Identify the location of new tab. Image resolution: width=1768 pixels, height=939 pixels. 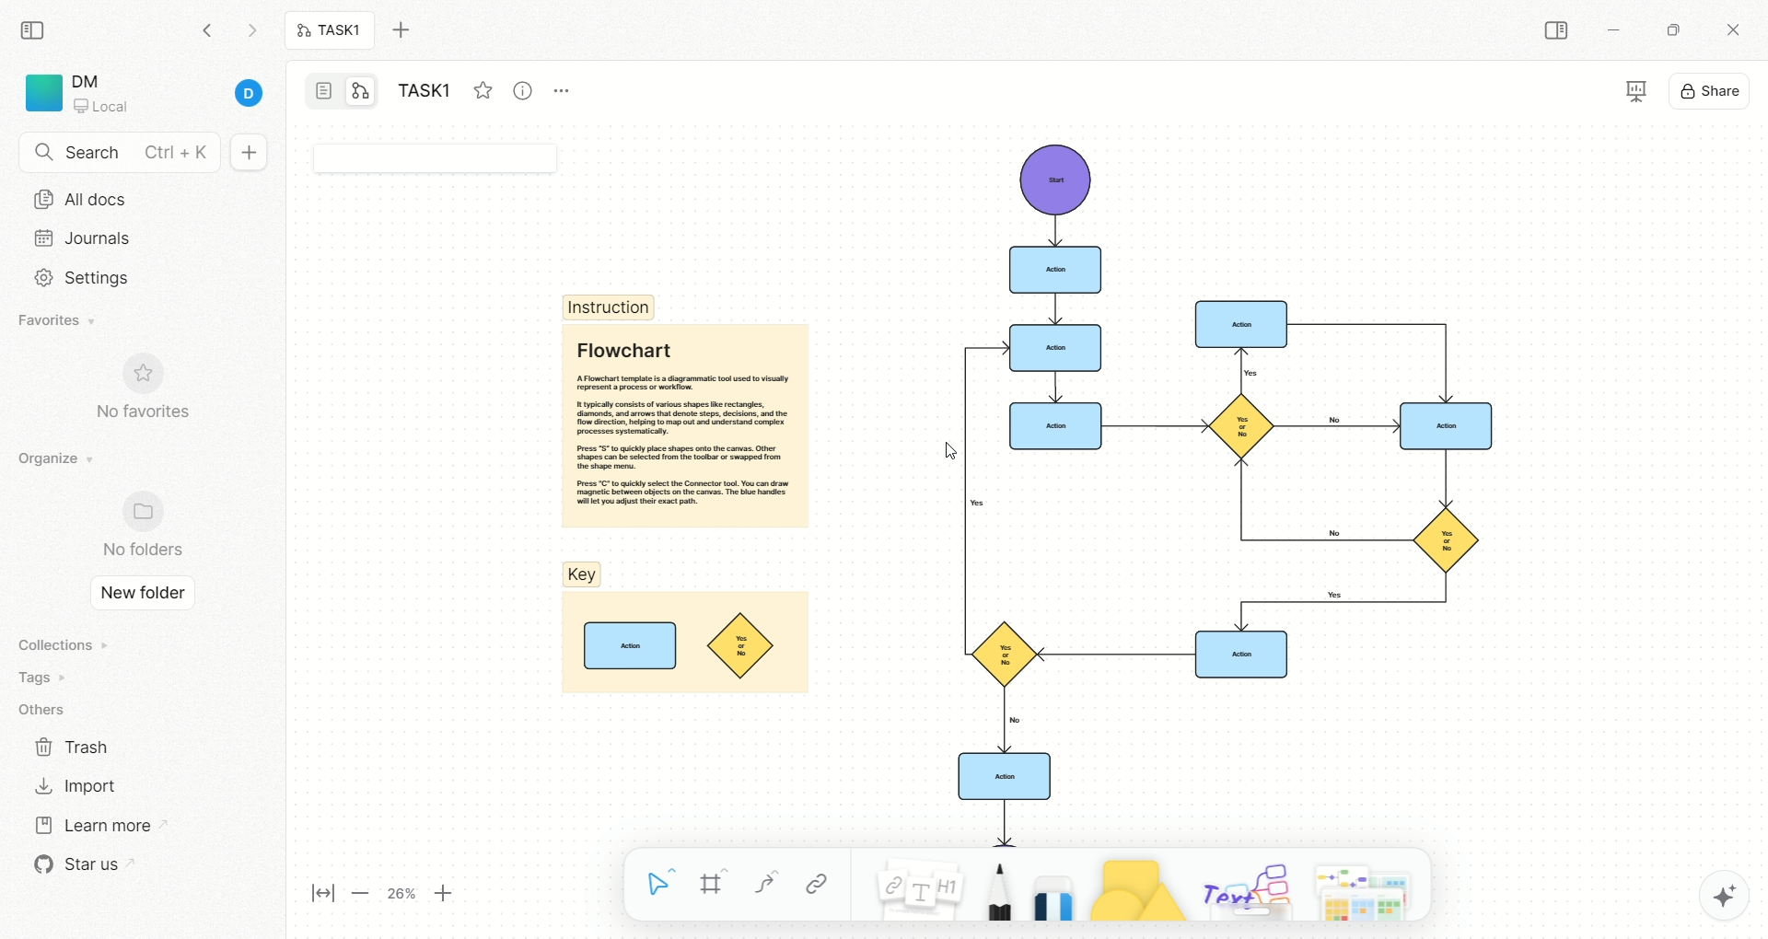
(412, 30).